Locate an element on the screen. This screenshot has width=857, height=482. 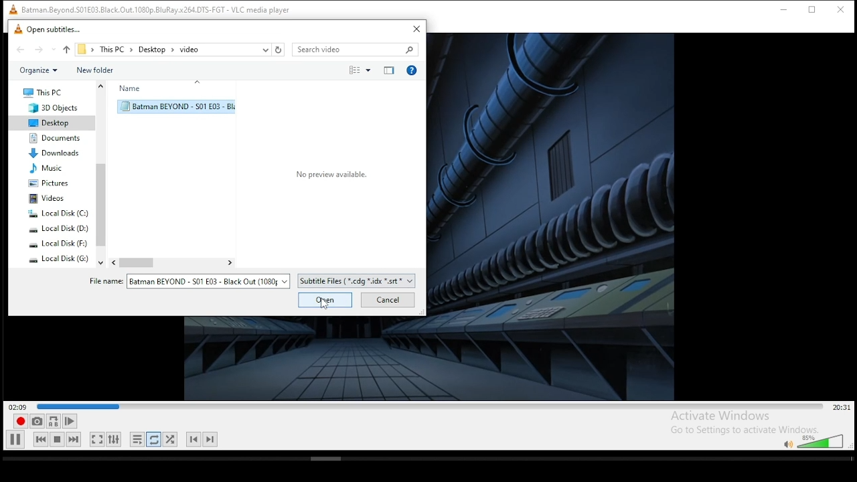
open is located at coordinates (325, 299).